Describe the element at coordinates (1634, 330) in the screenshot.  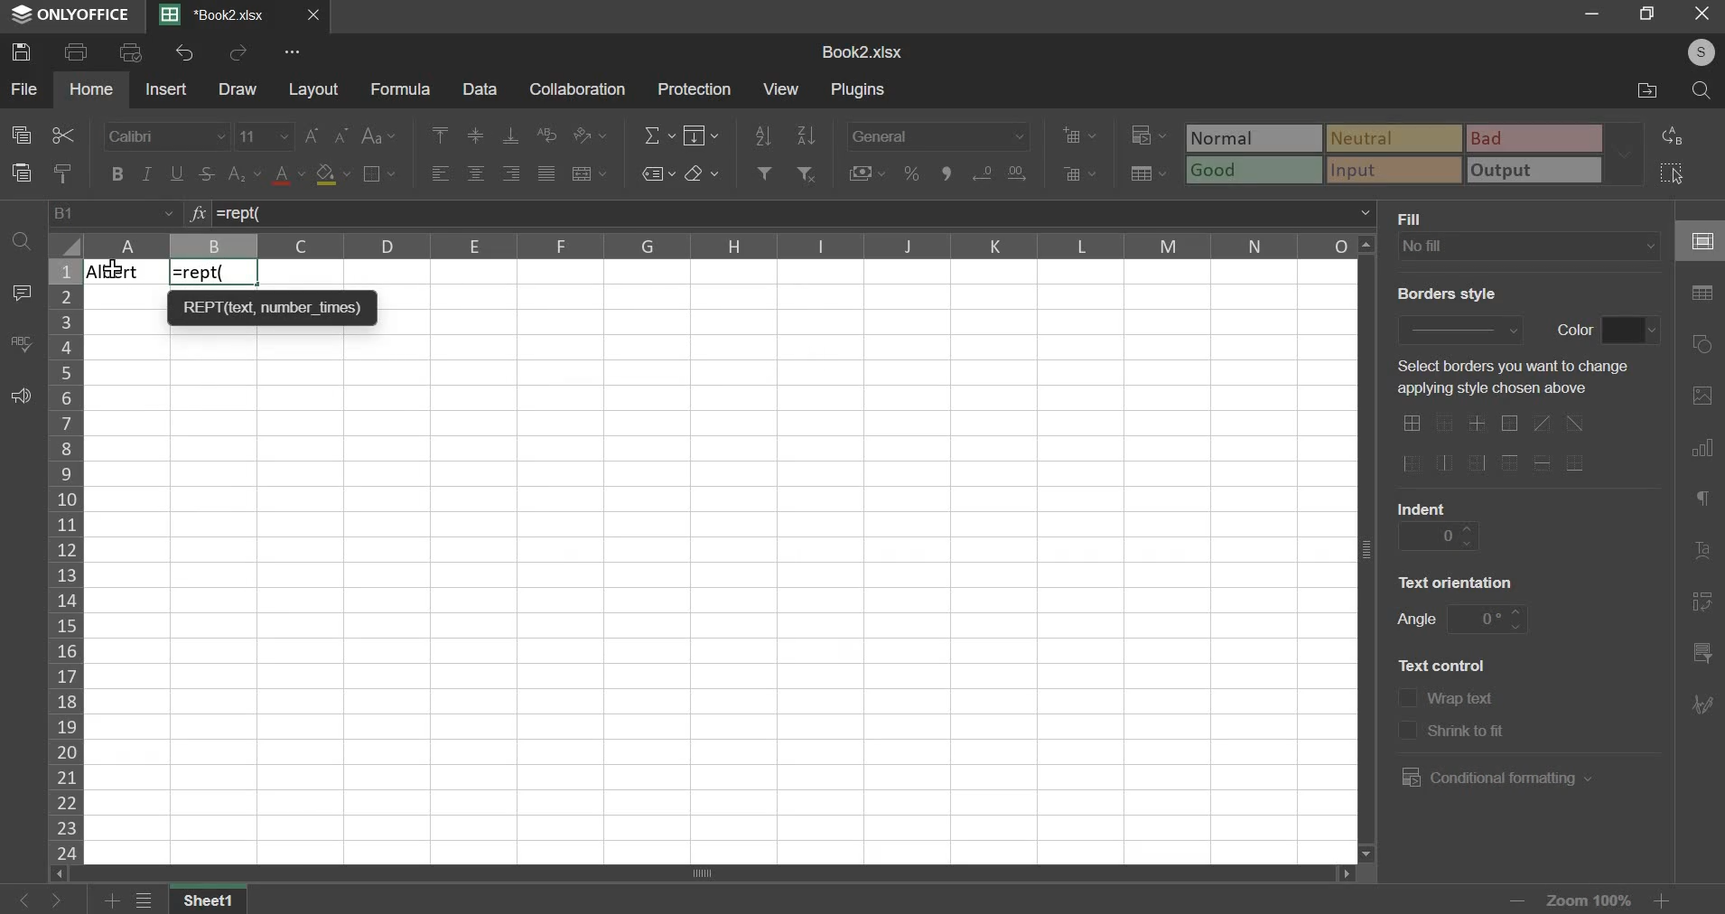
I see `color` at that location.